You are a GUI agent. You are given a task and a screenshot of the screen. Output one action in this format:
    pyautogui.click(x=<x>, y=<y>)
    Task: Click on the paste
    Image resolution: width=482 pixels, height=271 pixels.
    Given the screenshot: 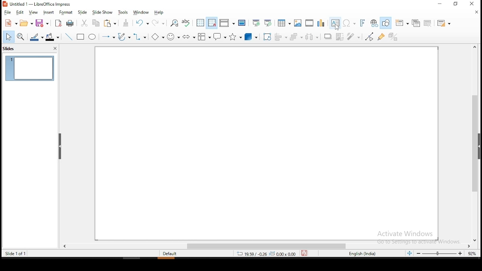 What is the action you would take?
    pyautogui.click(x=112, y=24)
    